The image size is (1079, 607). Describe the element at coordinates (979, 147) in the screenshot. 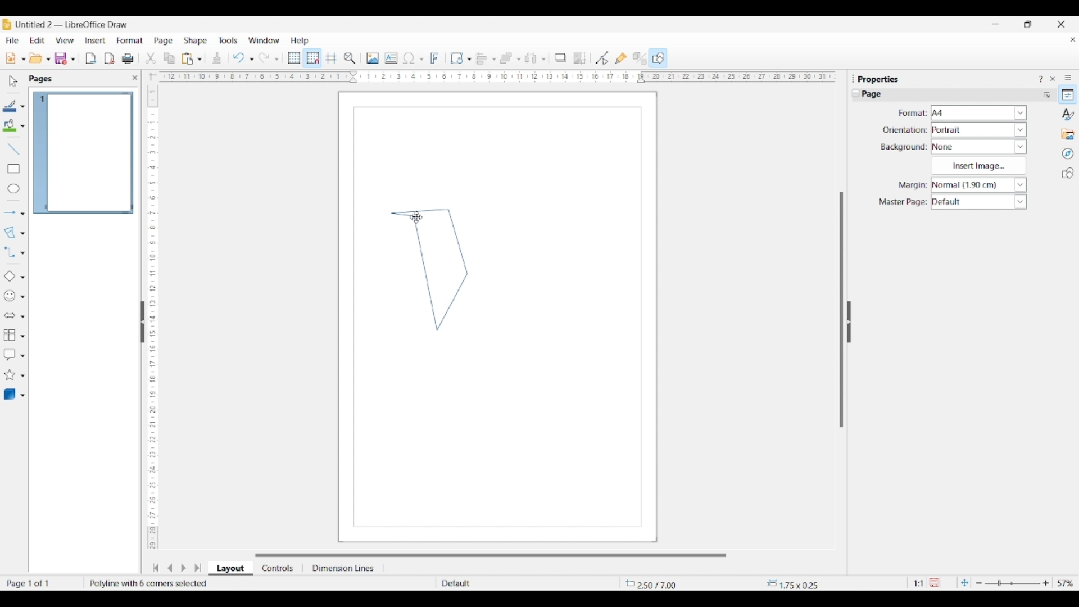

I see `Background options` at that location.